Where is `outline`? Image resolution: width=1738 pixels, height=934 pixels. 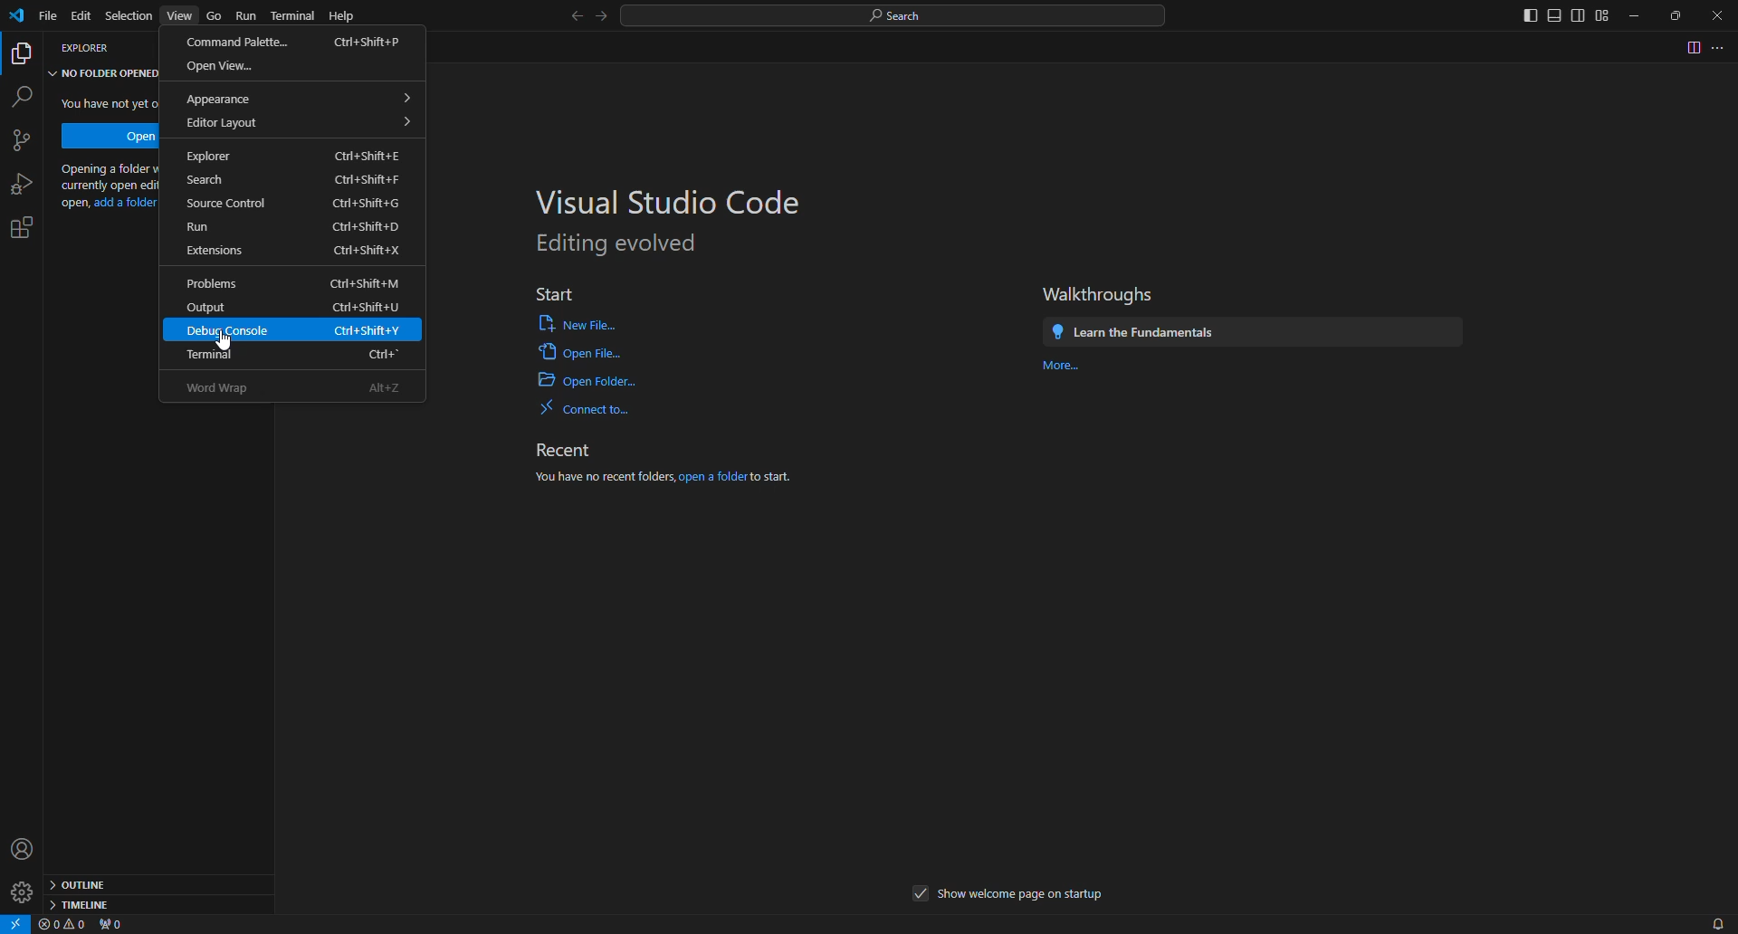 outline is located at coordinates (81, 884).